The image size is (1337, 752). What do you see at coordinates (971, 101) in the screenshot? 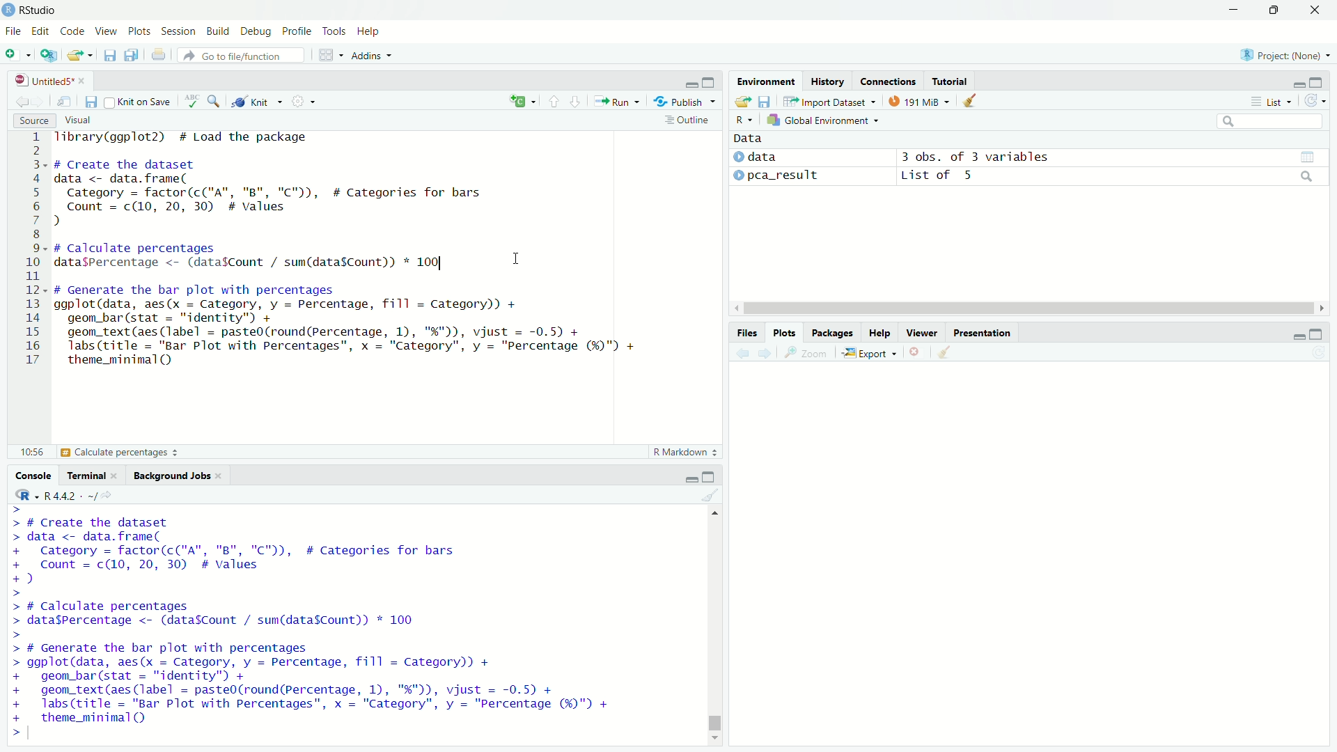
I see `clear all objects` at bounding box center [971, 101].